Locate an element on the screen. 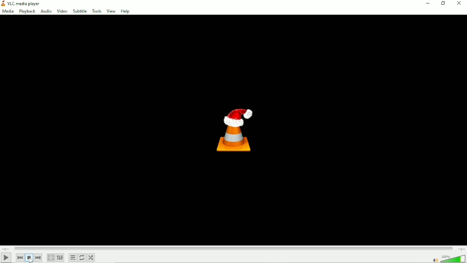 The height and width of the screenshot is (263, 467). Audio is located at coordinates (46, 12).